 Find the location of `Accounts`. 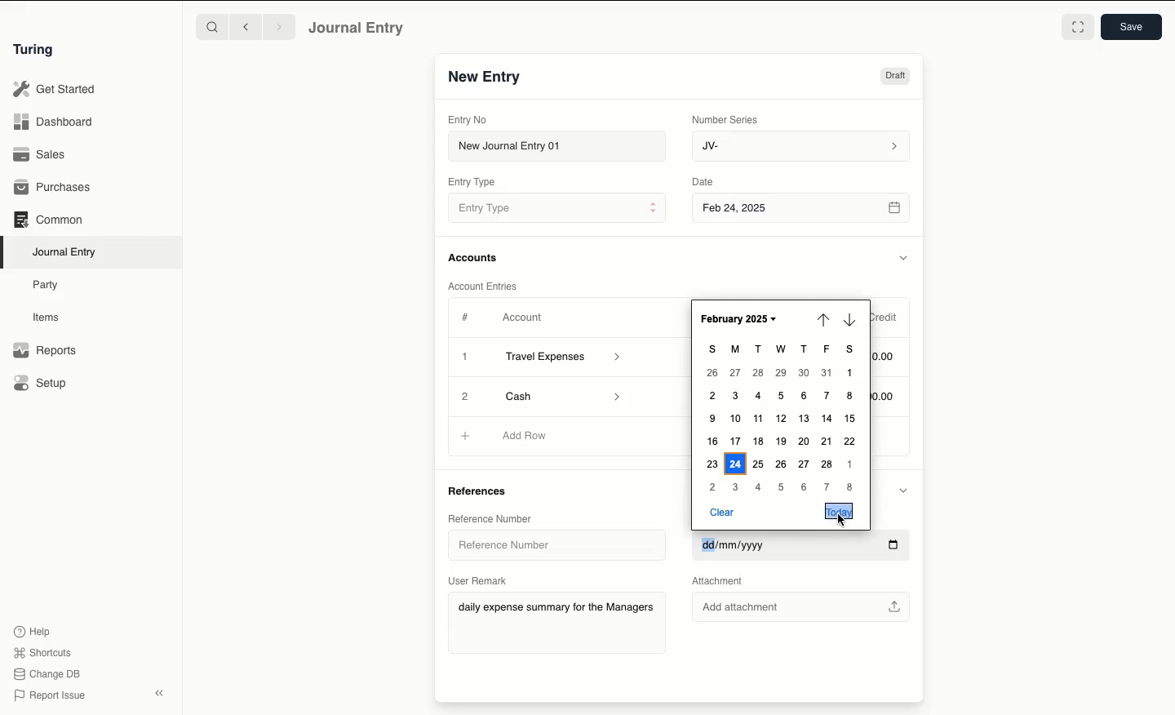

Accounts is located at coordinates (474, 258).